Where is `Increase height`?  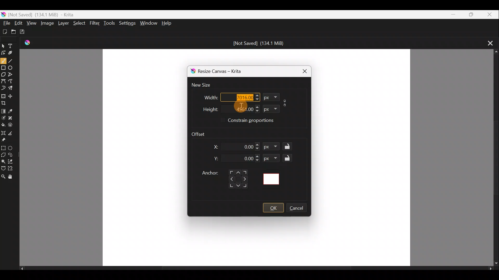 Increase height is located at coordinates (256, 107).